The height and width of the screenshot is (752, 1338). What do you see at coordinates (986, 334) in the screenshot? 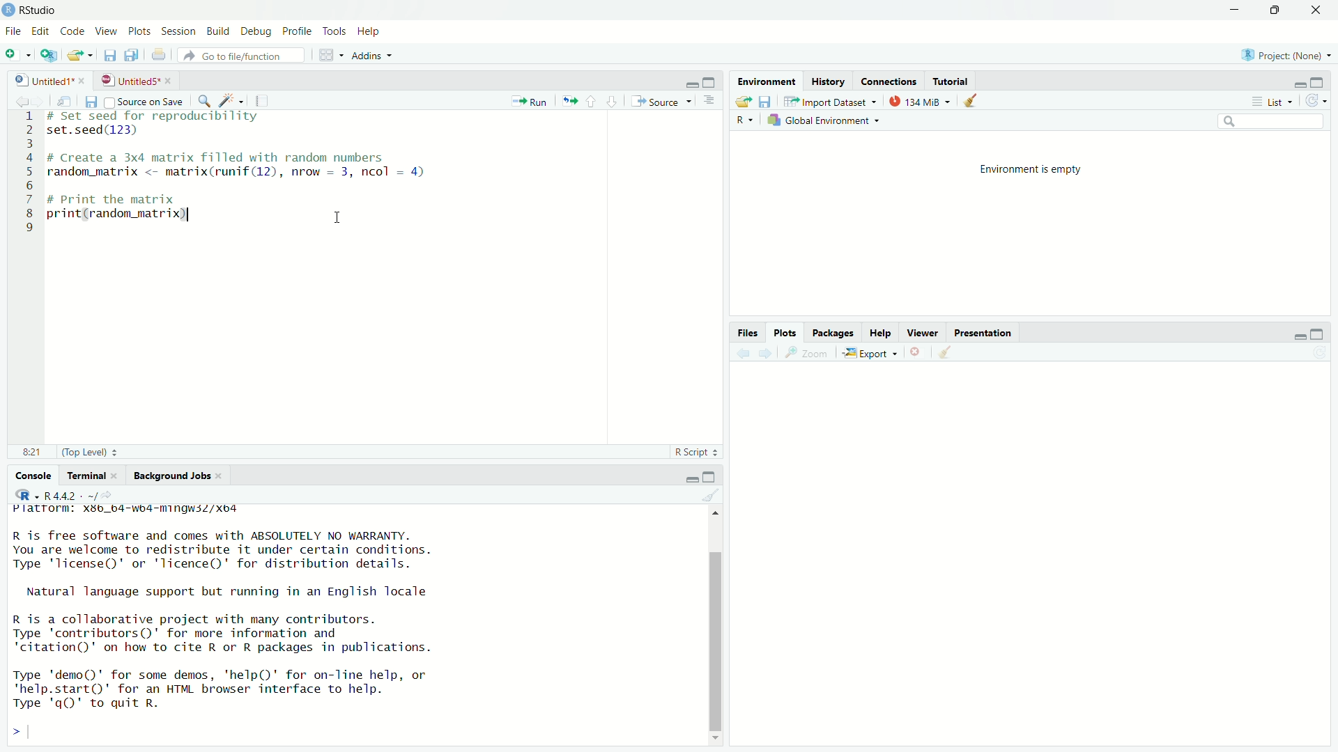
I see `Presentation` at bounding box center [986, 334].